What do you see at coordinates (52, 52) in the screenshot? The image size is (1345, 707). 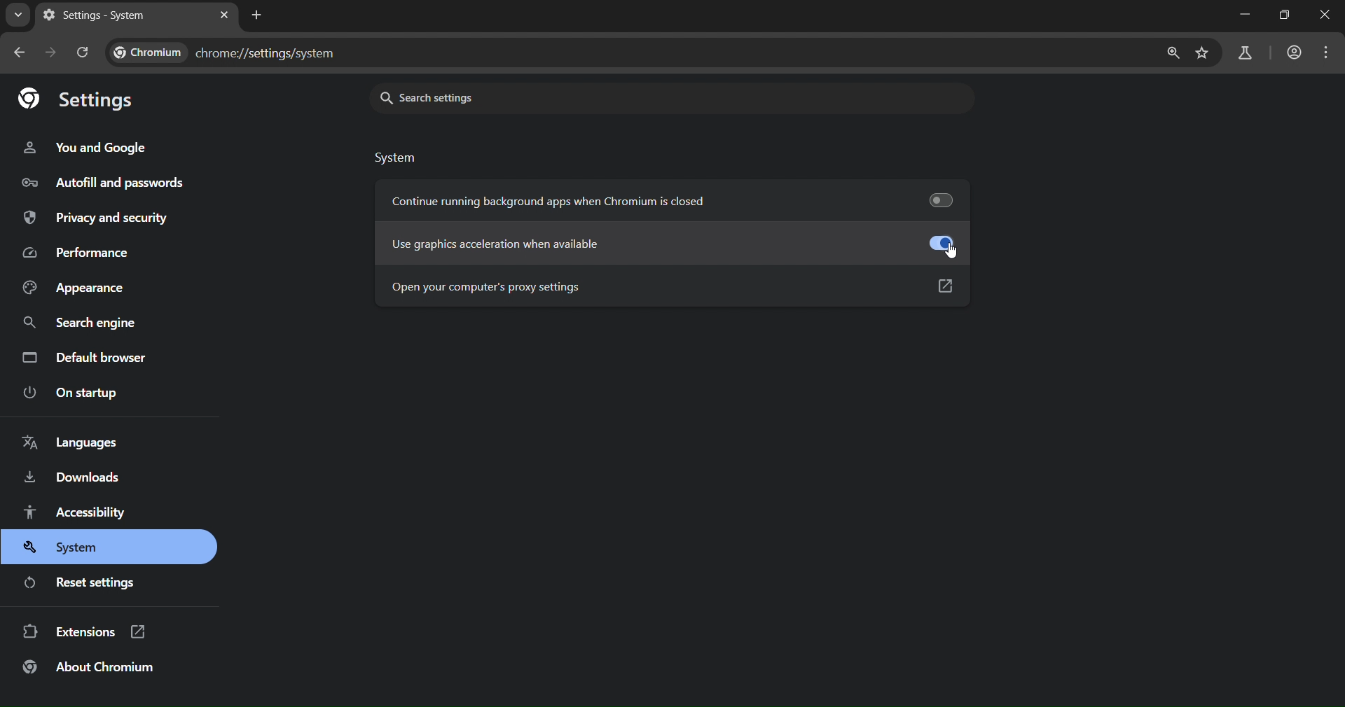 I see `go forward one page` at bounding box center [52, 52].